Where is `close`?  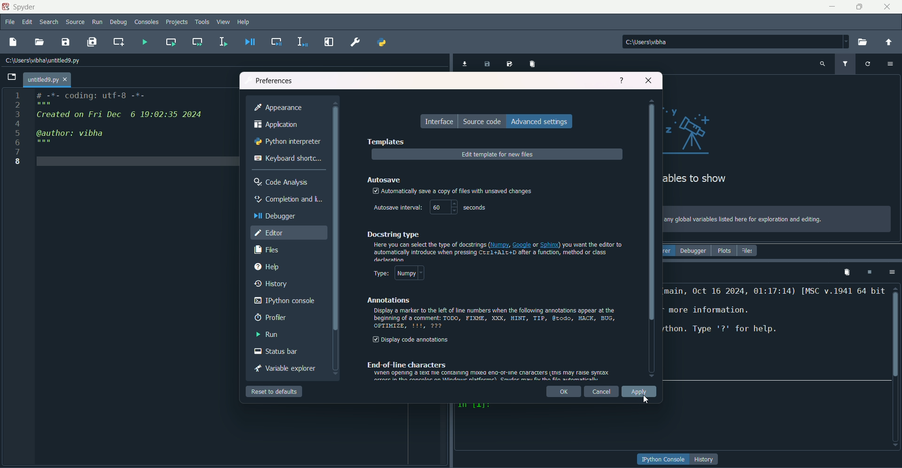 close is located at coordinates (649, 79).